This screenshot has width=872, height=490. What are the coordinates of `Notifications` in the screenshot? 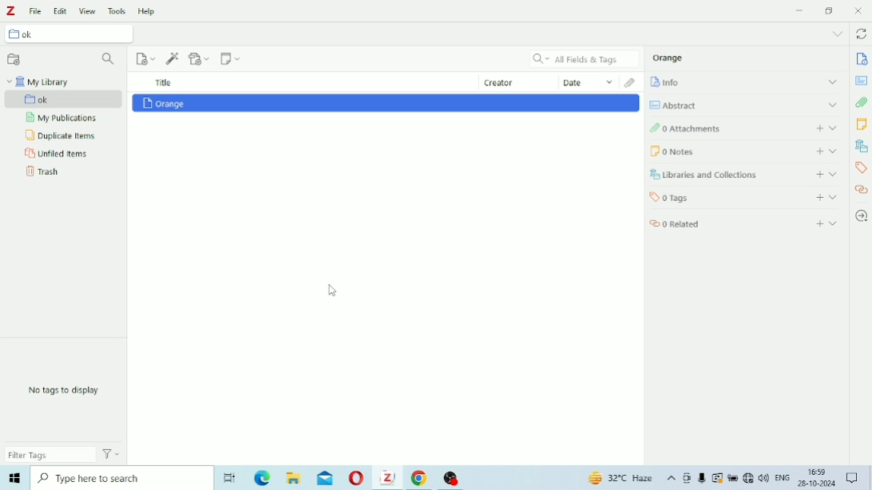 It's located at (854, 479).